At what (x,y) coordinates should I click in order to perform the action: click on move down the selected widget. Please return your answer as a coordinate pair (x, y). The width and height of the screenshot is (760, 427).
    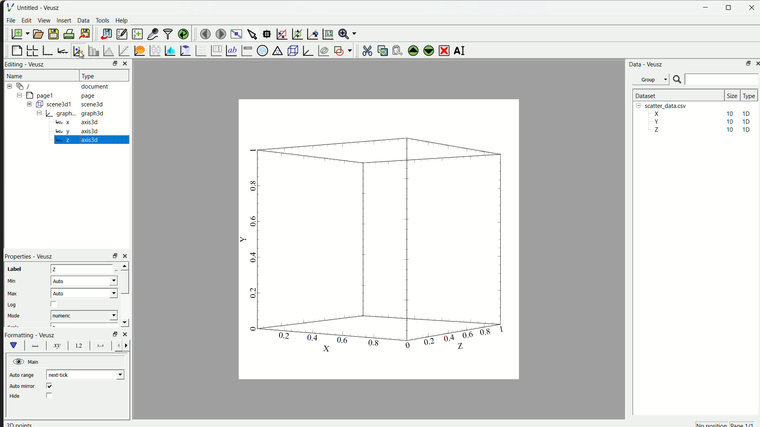
    Looking at the image, I should click on (428, 51).